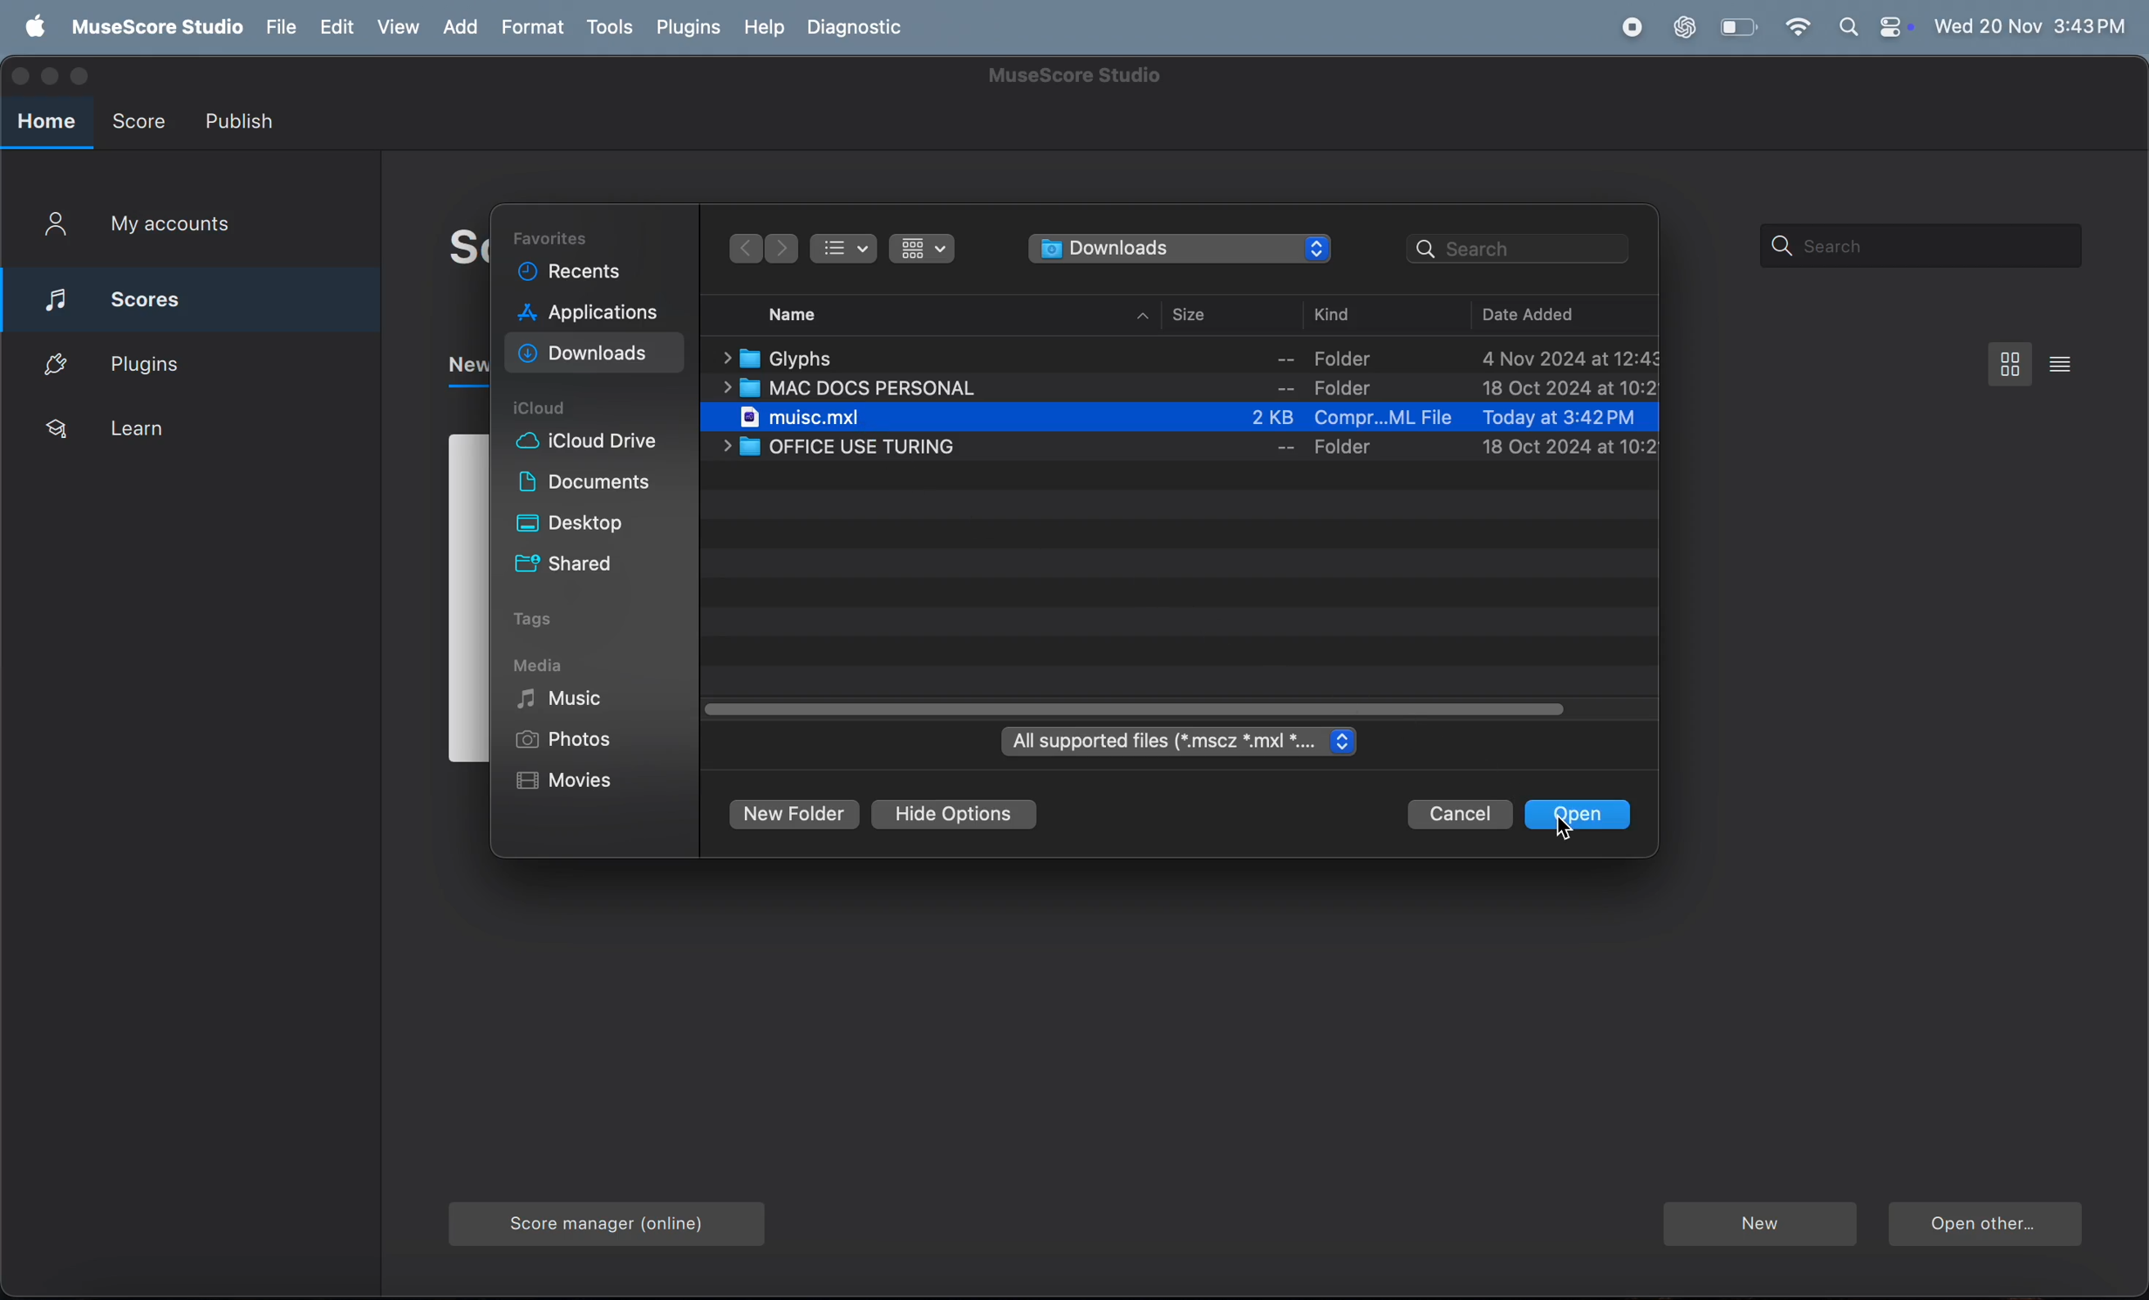  I want to click on score, so click(144, 124).